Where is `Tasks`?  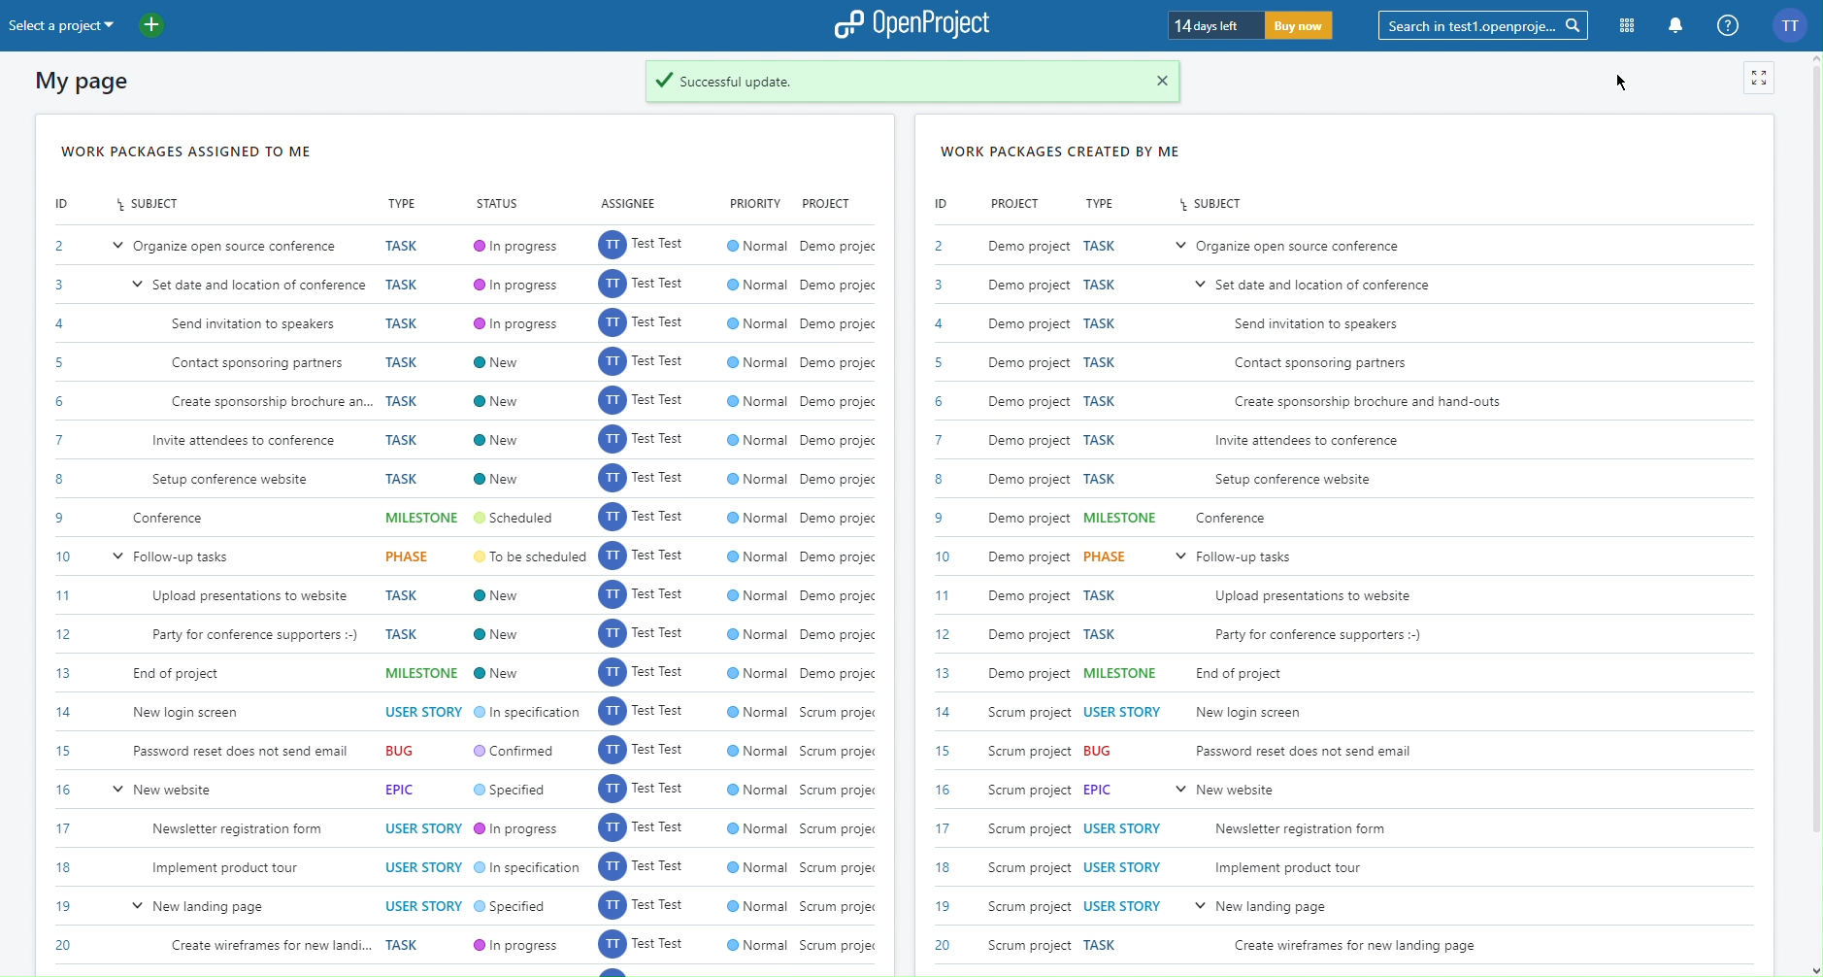
Tasks is located at coordinates (1099, 364).